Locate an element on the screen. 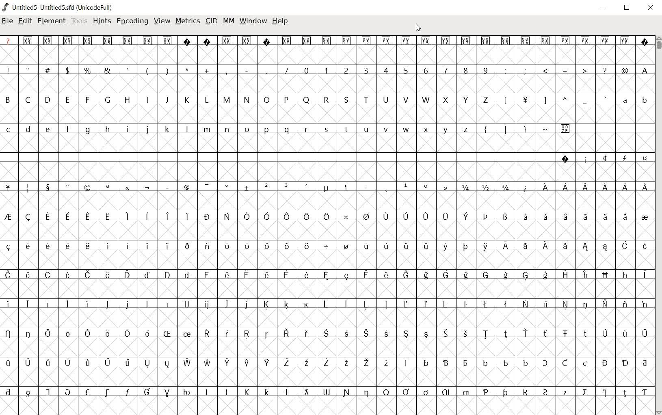 The image size is (662, 415). Symbol is located at coordinates (108, 363).